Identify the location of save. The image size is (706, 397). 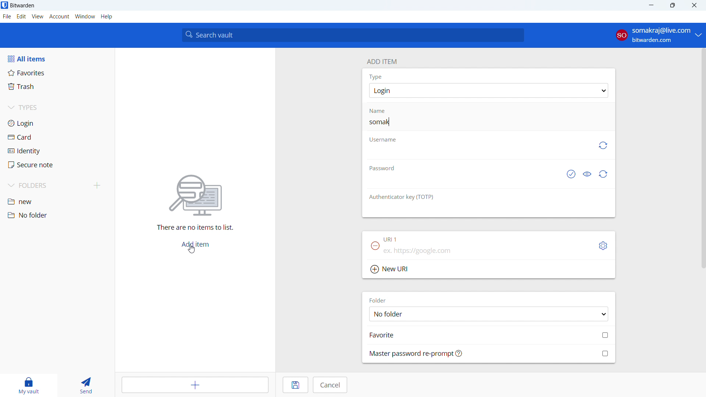
(296, 385).